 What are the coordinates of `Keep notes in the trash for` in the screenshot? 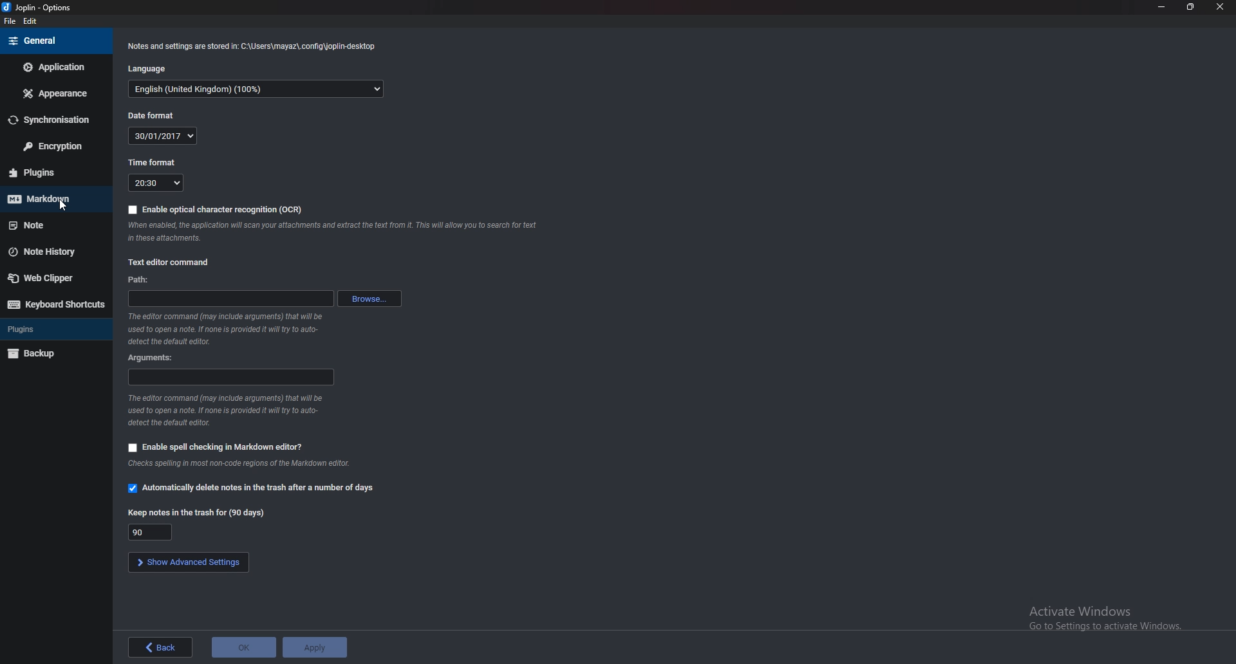 It's located at (198, 512).